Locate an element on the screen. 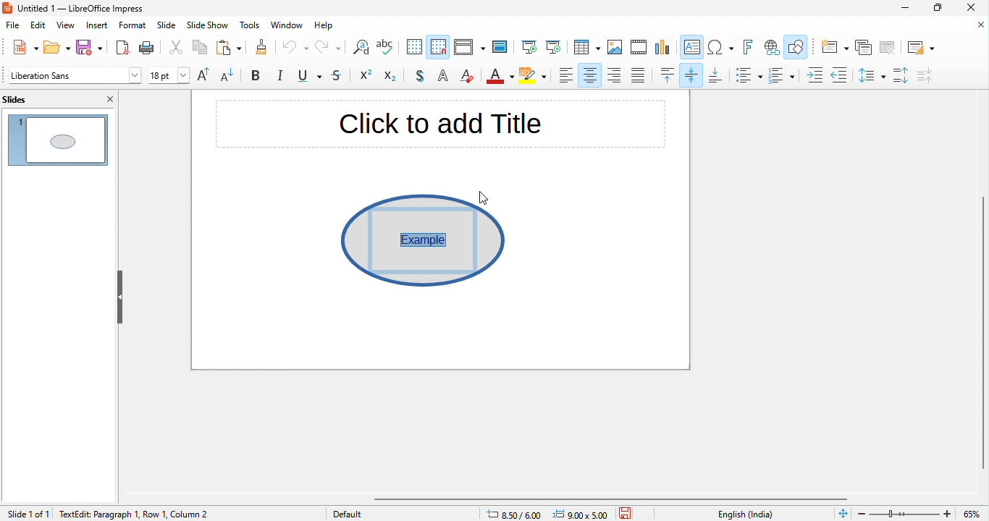 Image resolution: width=989 pixels, height=521 pixels. special character is located at coordinates (721, 48).